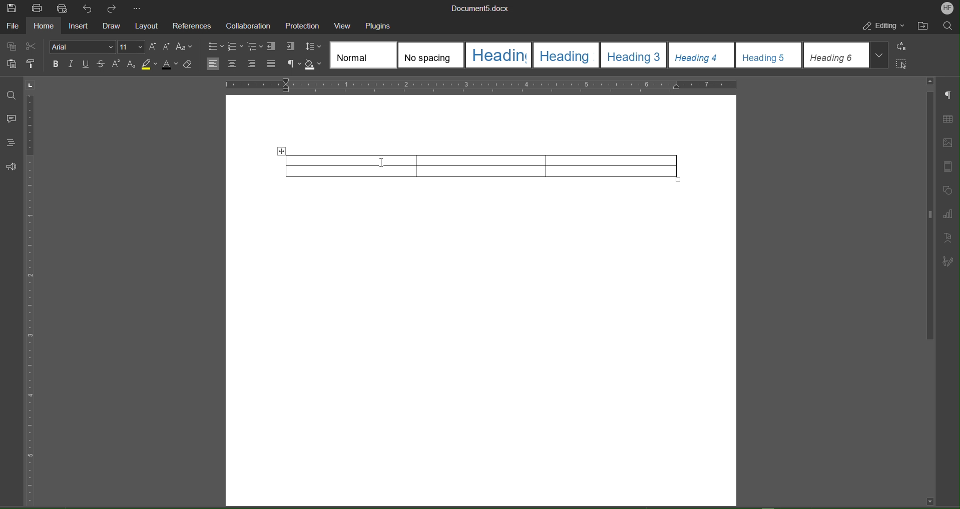 The height and width of the screenshot is (509, 960). What do you see at coordinates (929, 501) in the screenshot?
I see `scroll down` at bounding box center [929, 501].